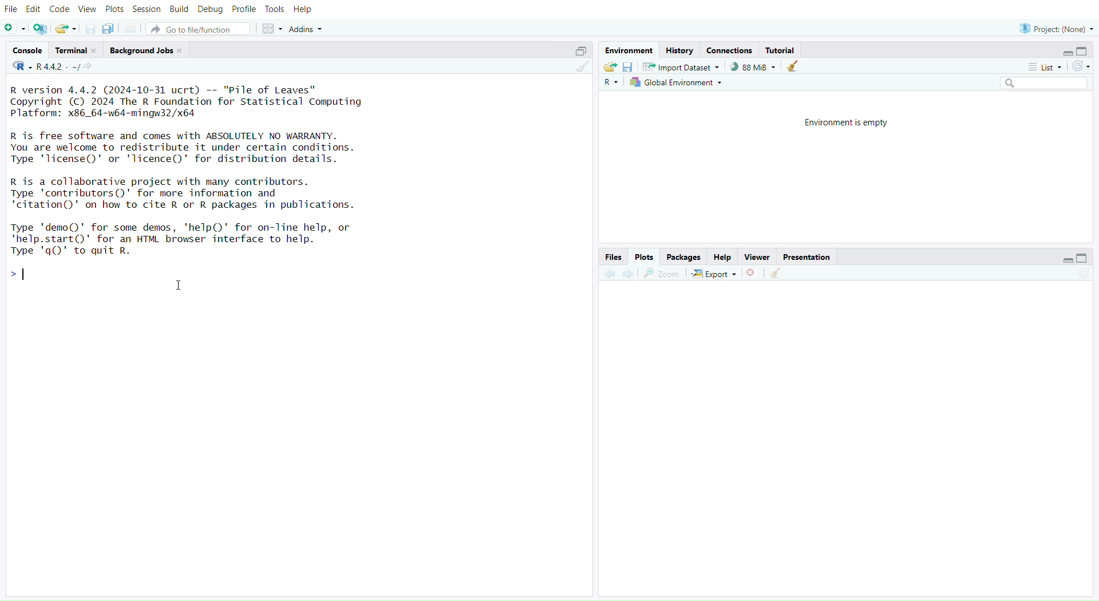 The height and width of the screenshot is (601, 1099). Describe the element at coordinates (782, 50) in the screenshot. I see `tutorial` at that location.